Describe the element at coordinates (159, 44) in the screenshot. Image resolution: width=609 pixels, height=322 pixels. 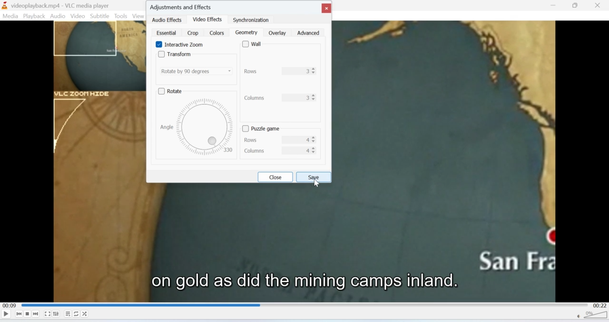
I see `Enable Interactive Zoom` at that location.